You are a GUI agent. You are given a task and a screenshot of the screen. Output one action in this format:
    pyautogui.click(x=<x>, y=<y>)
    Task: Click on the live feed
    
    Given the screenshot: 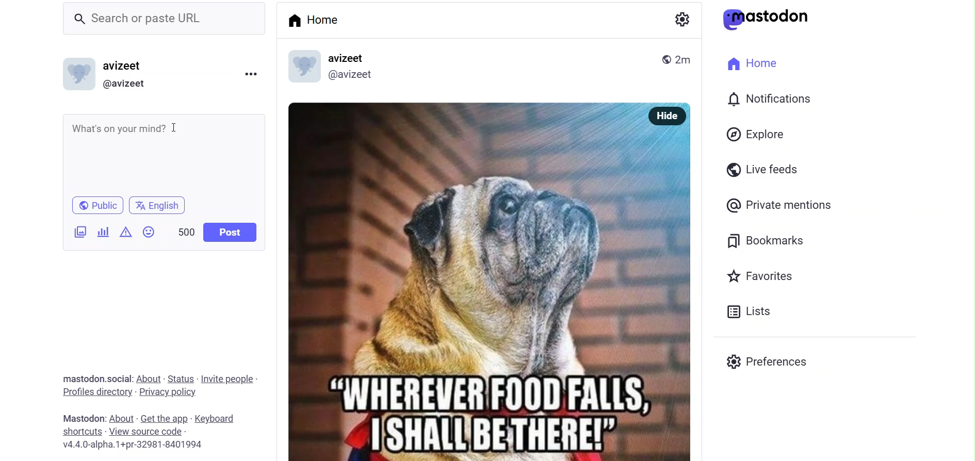 What is the action you would take?
    pyautogui.click(x=759, y=169)
    